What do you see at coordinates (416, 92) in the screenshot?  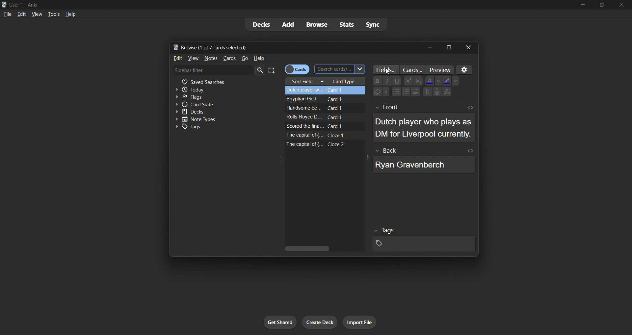 I see `Alignments` at bounding box center [416, 92].